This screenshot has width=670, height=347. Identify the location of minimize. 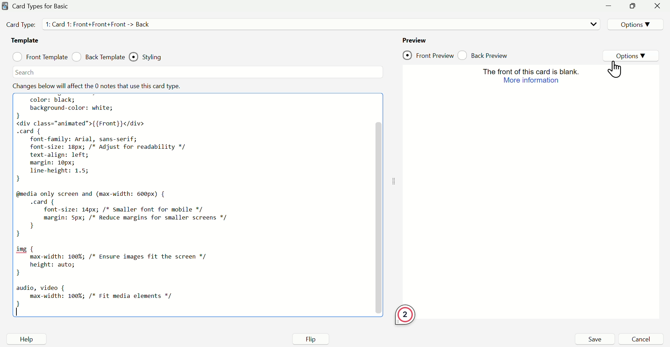
(633, 7).